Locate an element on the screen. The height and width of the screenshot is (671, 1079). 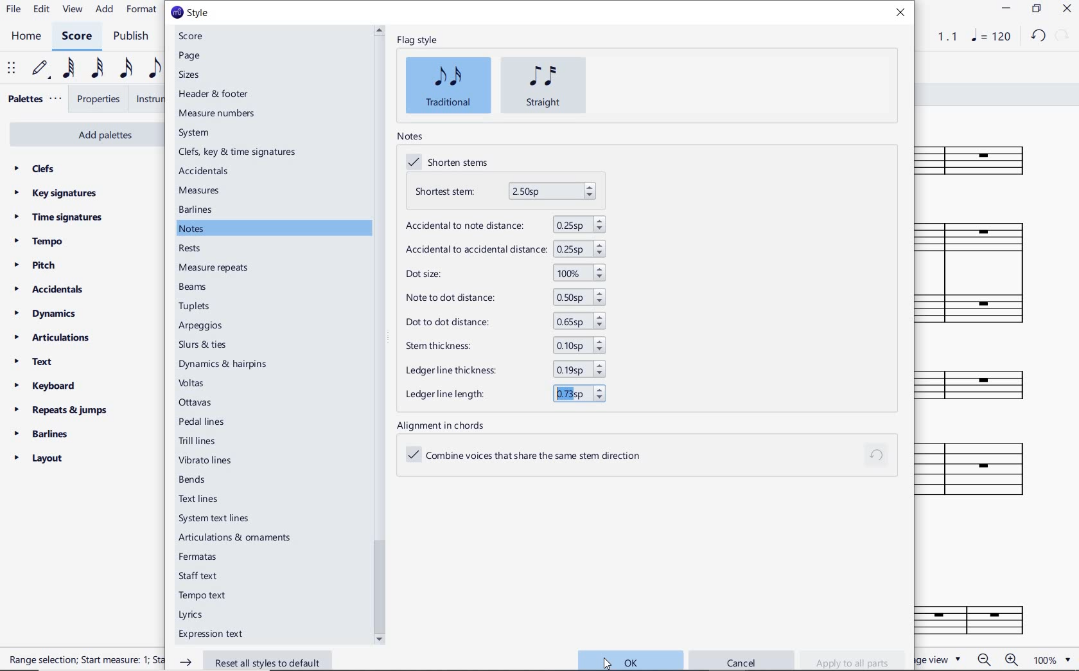
accidental to accidental distance is located at coordinates (504, 249).